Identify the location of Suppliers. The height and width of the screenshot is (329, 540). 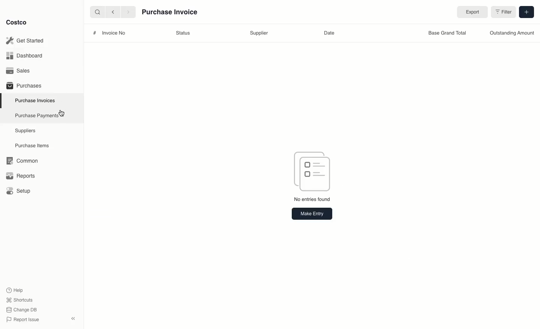
(25, 130).